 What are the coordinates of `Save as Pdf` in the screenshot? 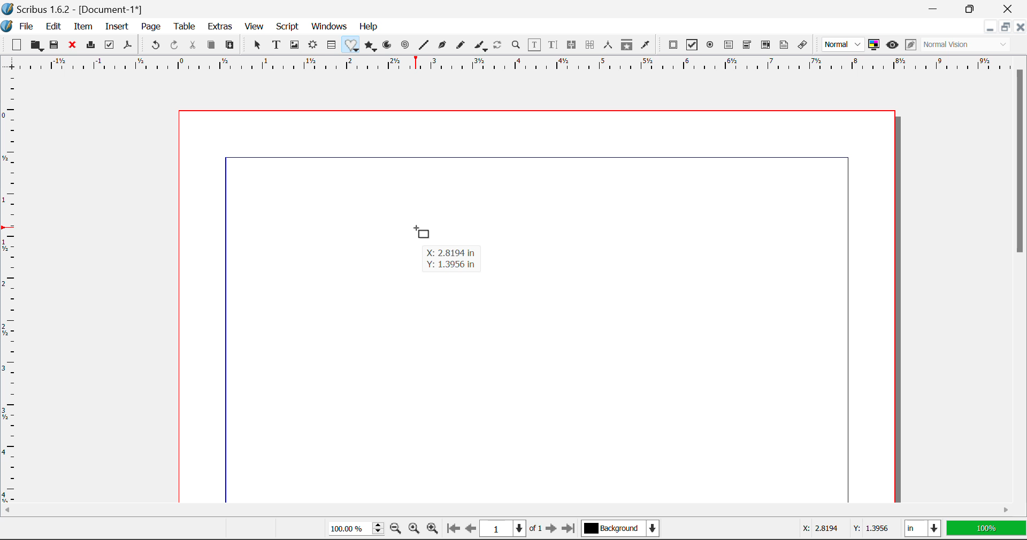 It's located at (127, 47).